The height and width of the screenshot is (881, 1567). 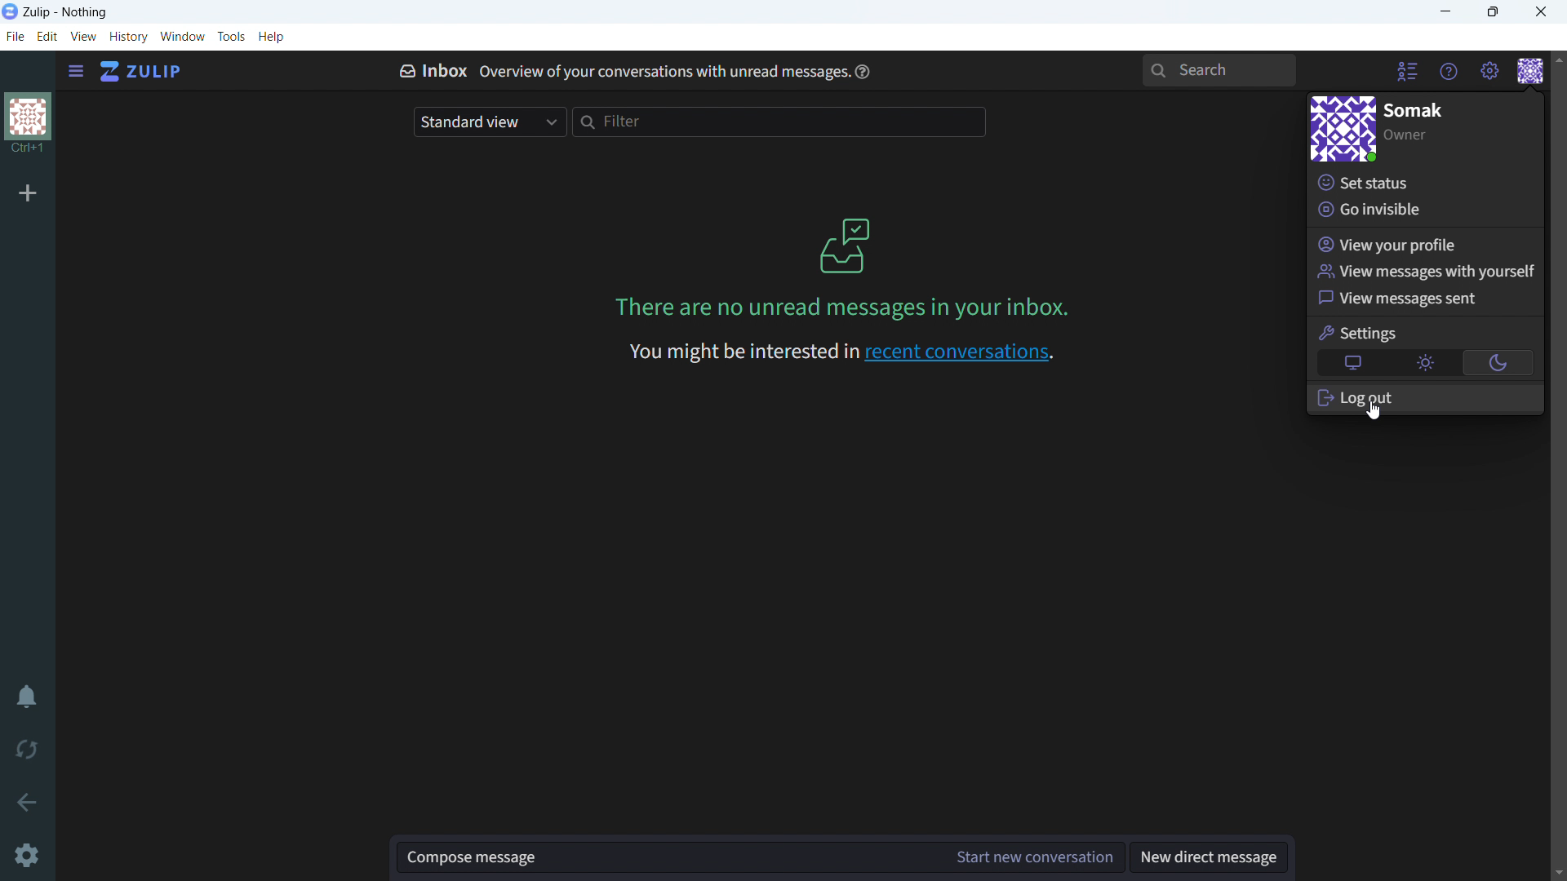 What do you see at coordinates (1424, 244) in the screenshot?
I see `view your profile` at bounding box center [1424, 244].